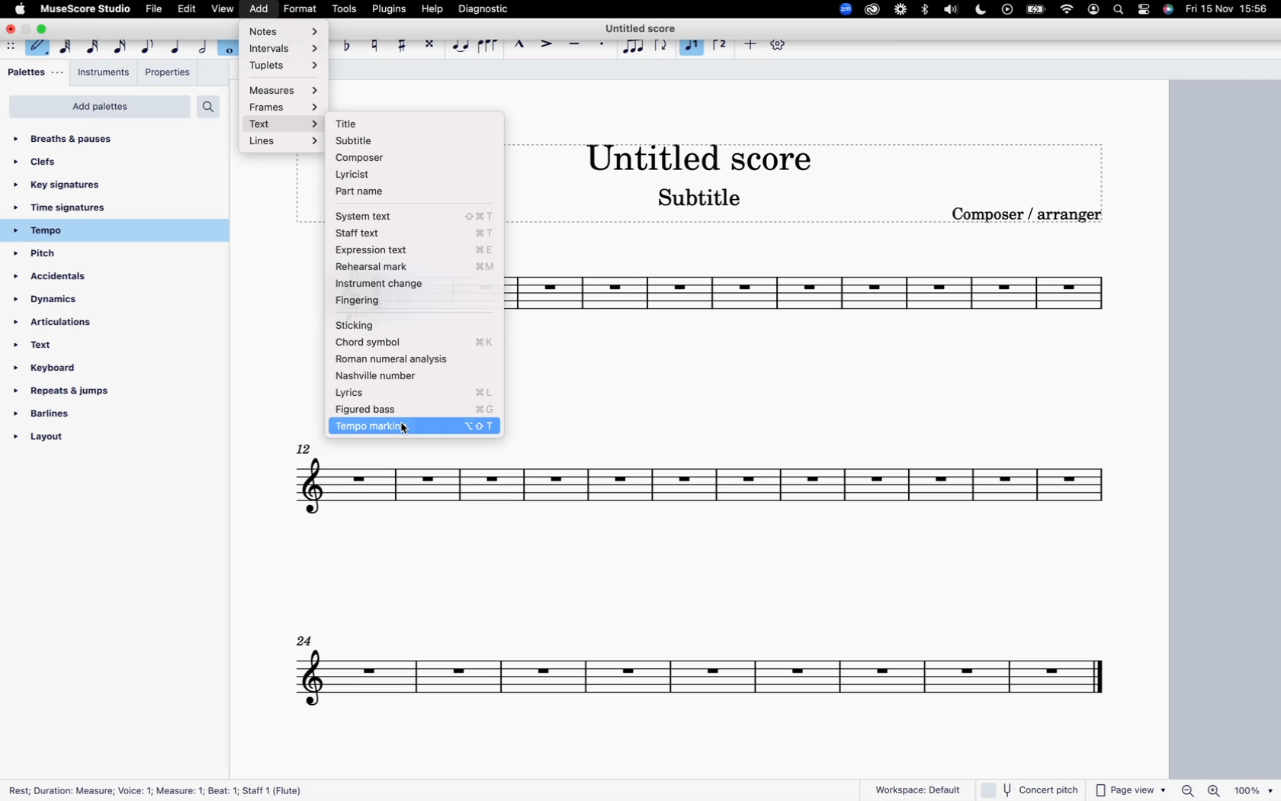 This screenshot has height=801, width=1281. Describe the element at coordinates (38, 48) in the screenshot. I see `default` at that location.